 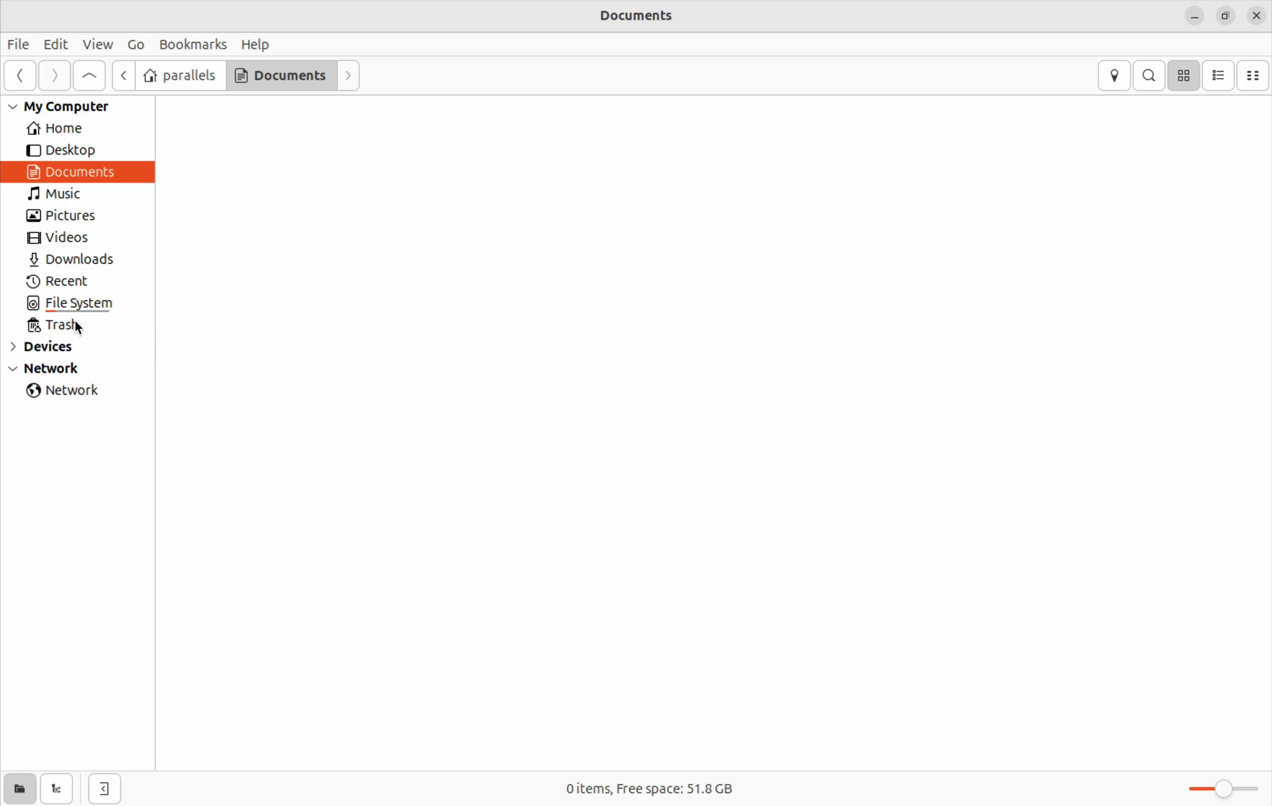 I want to click on Book marks, so click(x=193, y=43).